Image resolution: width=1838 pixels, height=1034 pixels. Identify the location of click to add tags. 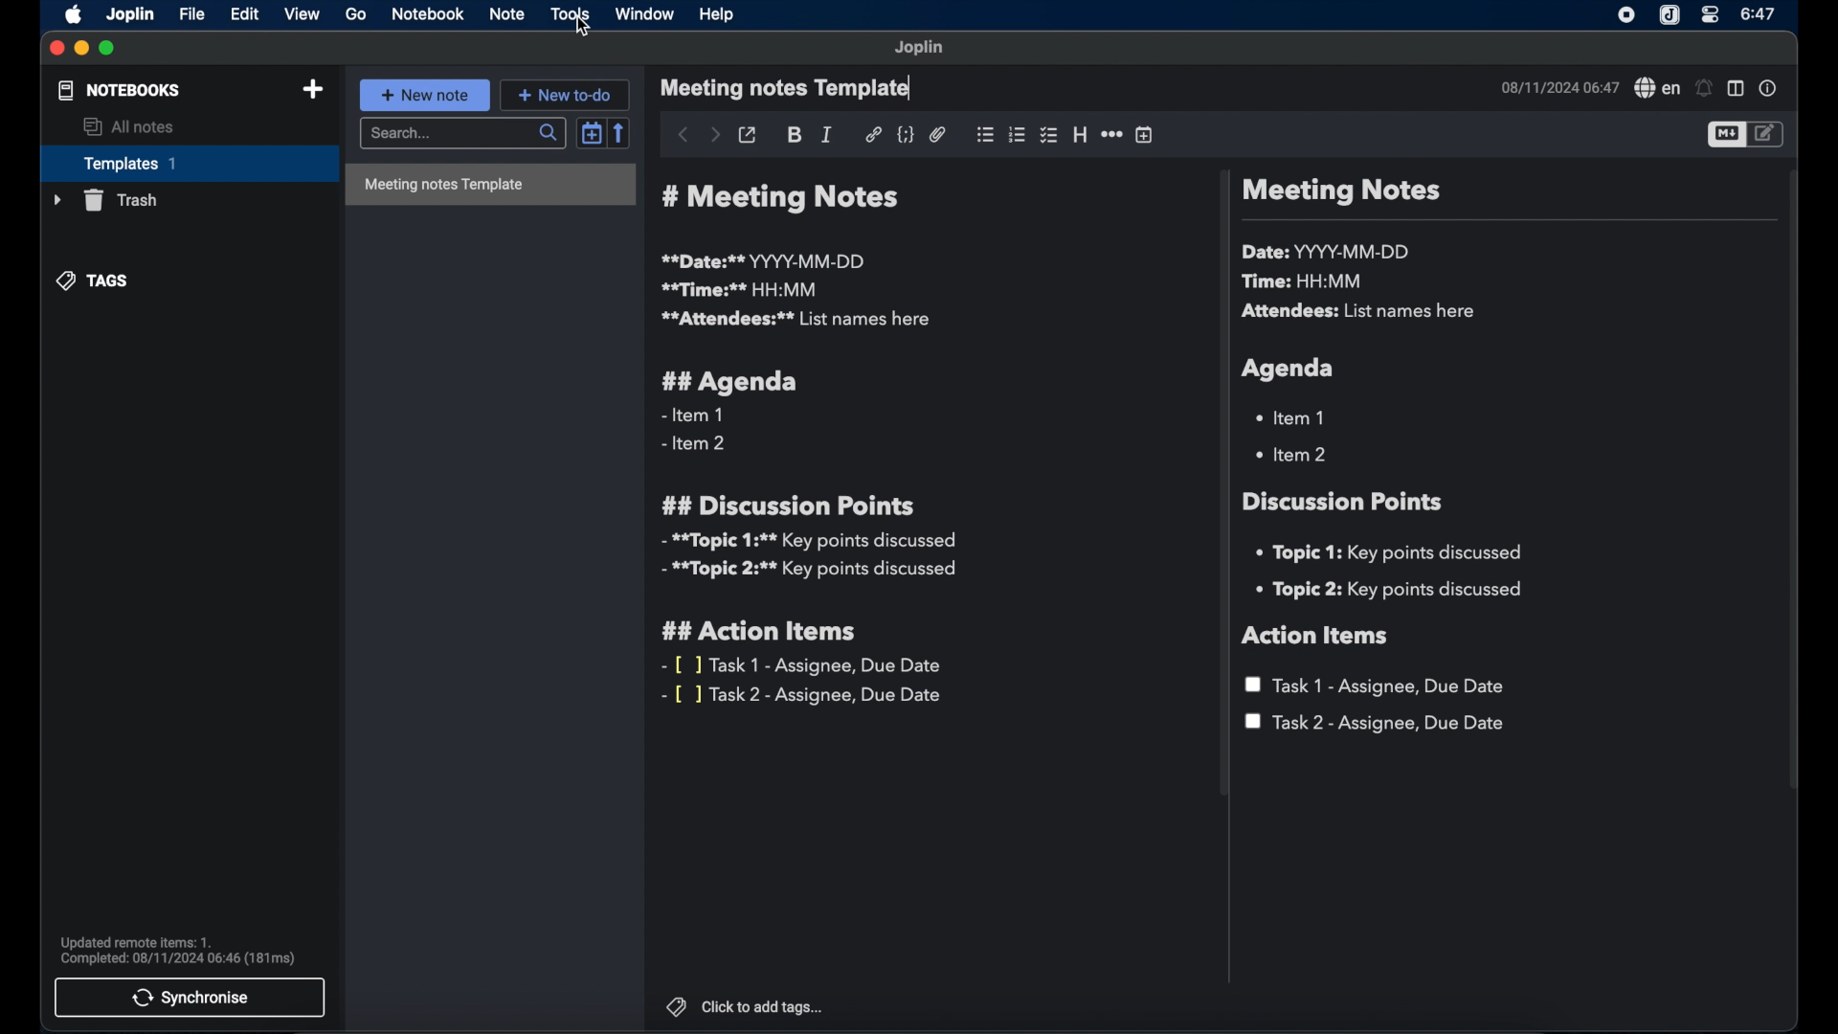
(746, 1007).